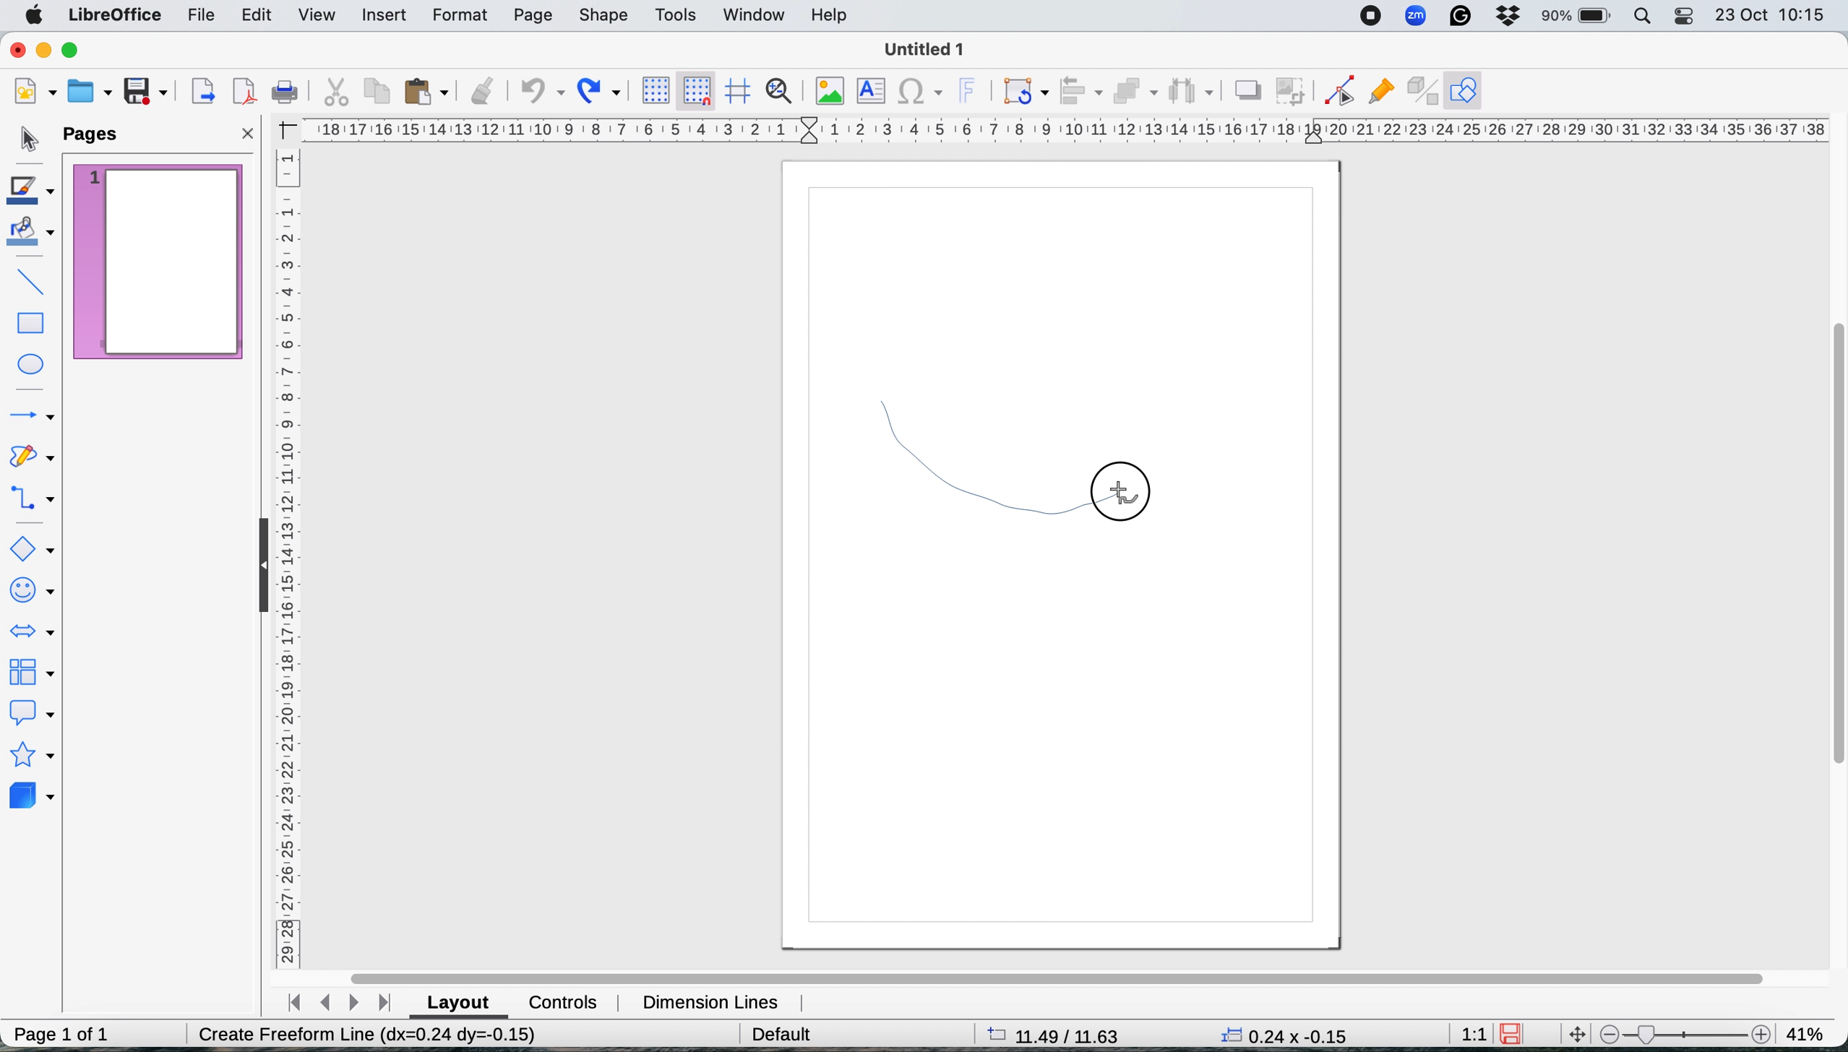 The height and width of the screenshot is (1052, 1848). I want to click on show draw functions, so click(1464, 91).